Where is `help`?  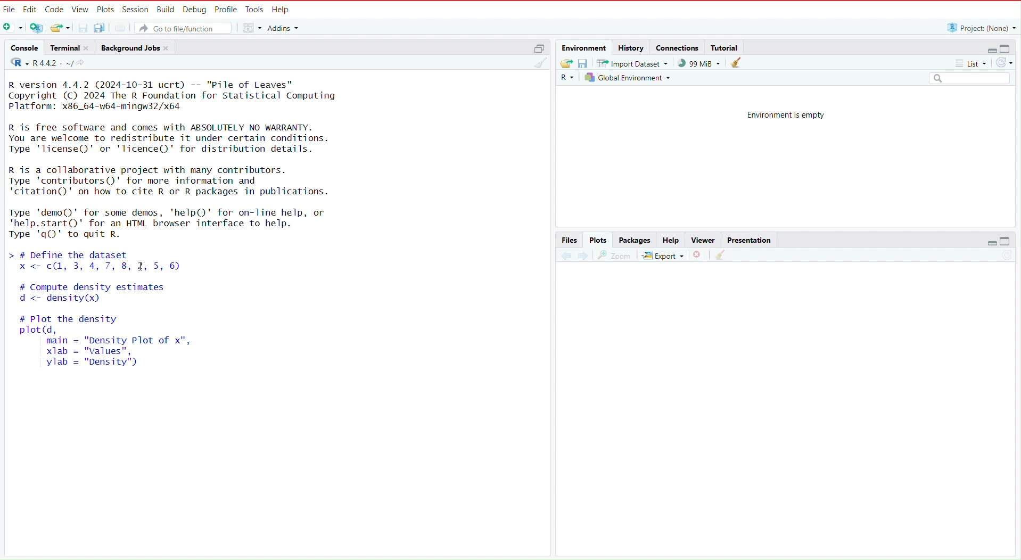
help is located at coordinates (283, 9).